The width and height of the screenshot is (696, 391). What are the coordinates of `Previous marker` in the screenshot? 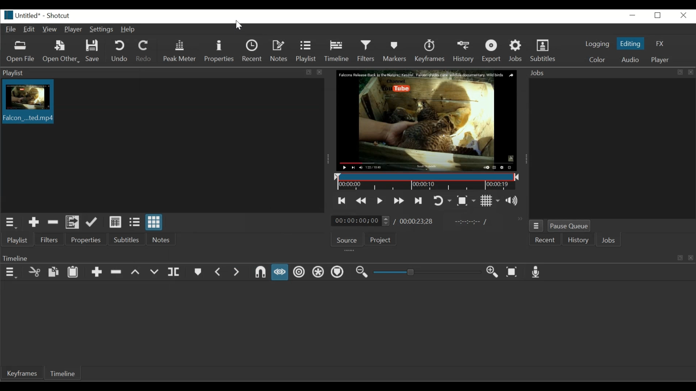 It's located at (220, 272).